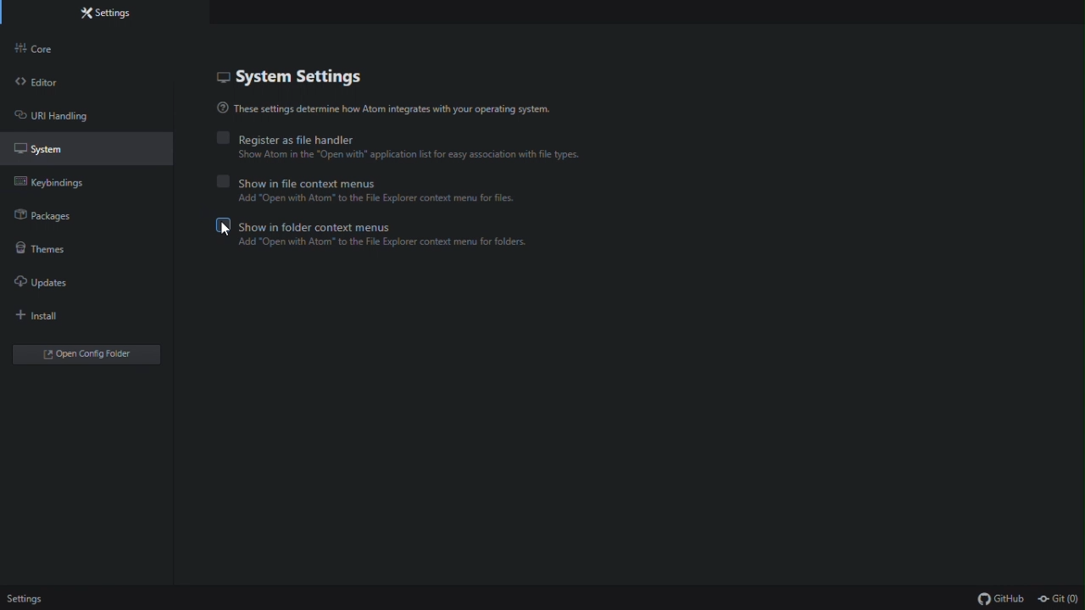 This screenshot has height=610, width=1085. Describe the element at coordinates (82, 83) in the screenshot. I see `Editor` at that location.